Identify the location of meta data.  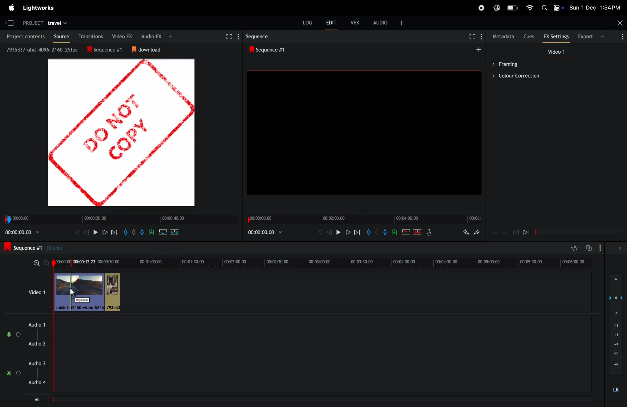
(504, 37).